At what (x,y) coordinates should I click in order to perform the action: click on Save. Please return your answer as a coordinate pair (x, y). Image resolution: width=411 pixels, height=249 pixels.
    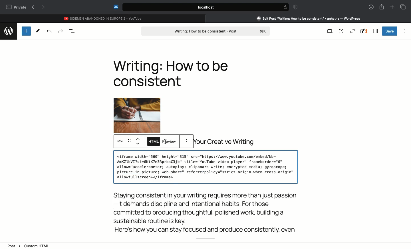
    Looking at the image, I should click on (390, 31).